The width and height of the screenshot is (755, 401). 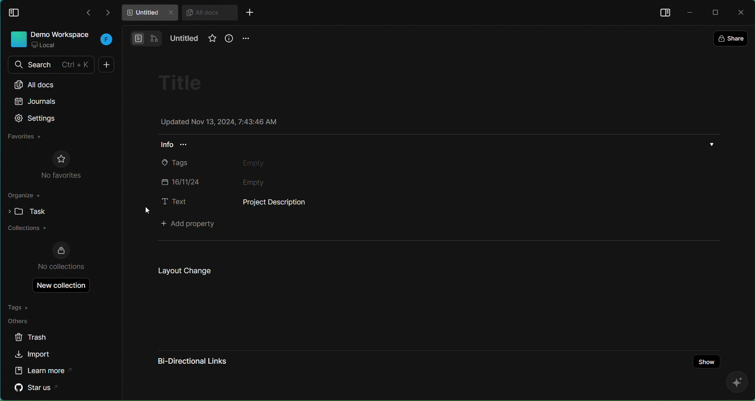 What do you see at coordinates (146, 37) in the screenshot?
I see `button` at bounding box center [146, 37].